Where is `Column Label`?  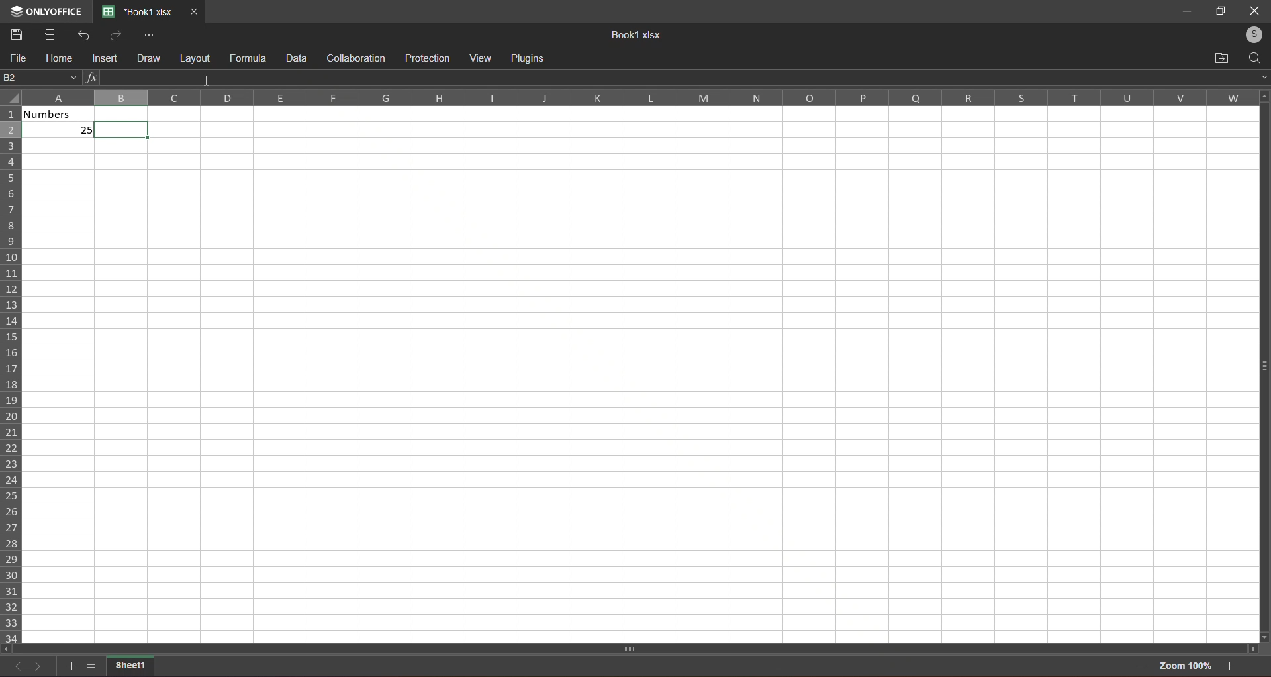 Column Label is located at coordinates (632, 99).